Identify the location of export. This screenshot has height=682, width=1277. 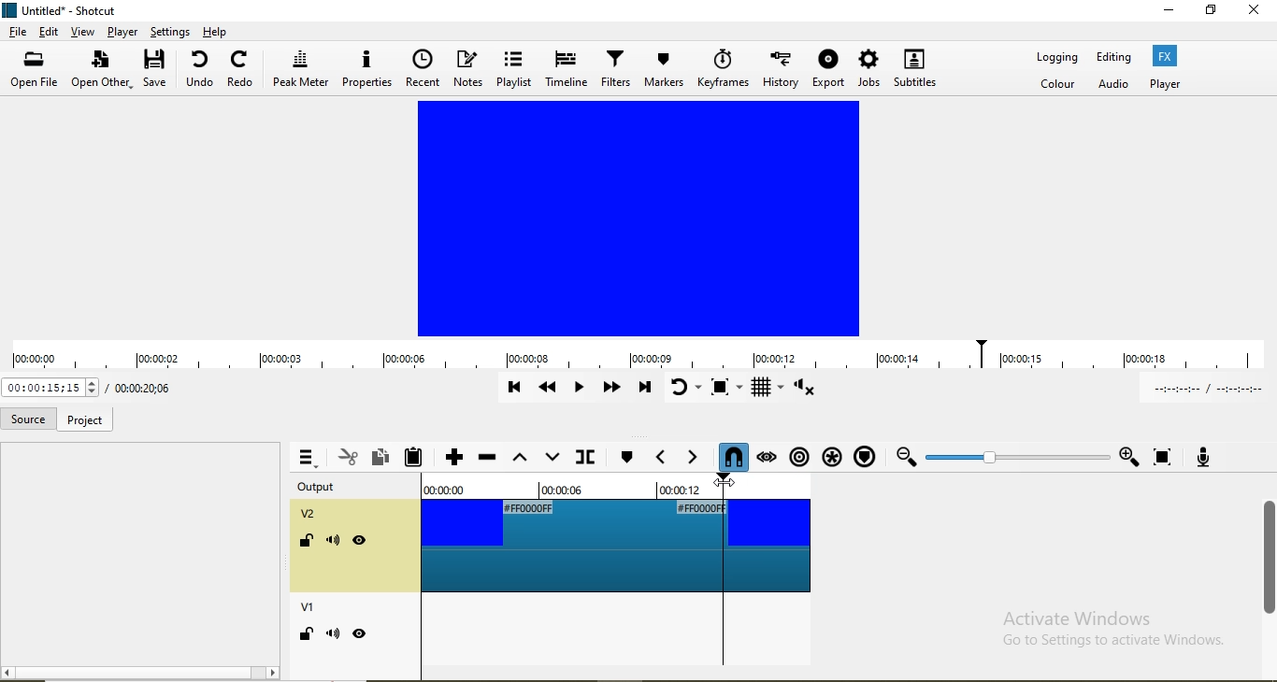
(829, 68).